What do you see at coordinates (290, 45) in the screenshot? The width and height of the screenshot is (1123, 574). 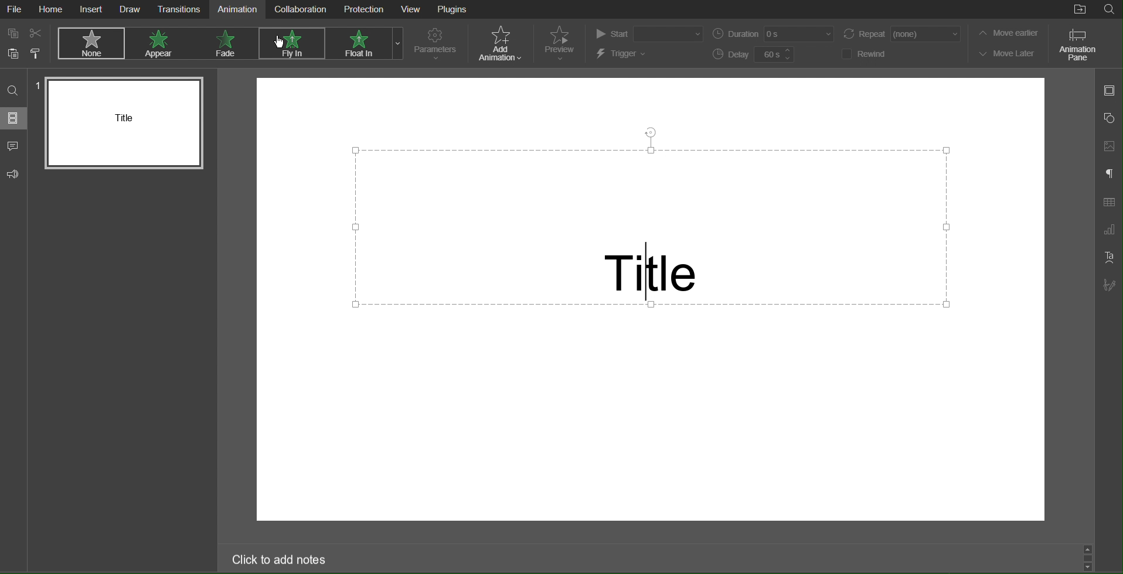 I see `Fly In` at bounding box center [290, 45].